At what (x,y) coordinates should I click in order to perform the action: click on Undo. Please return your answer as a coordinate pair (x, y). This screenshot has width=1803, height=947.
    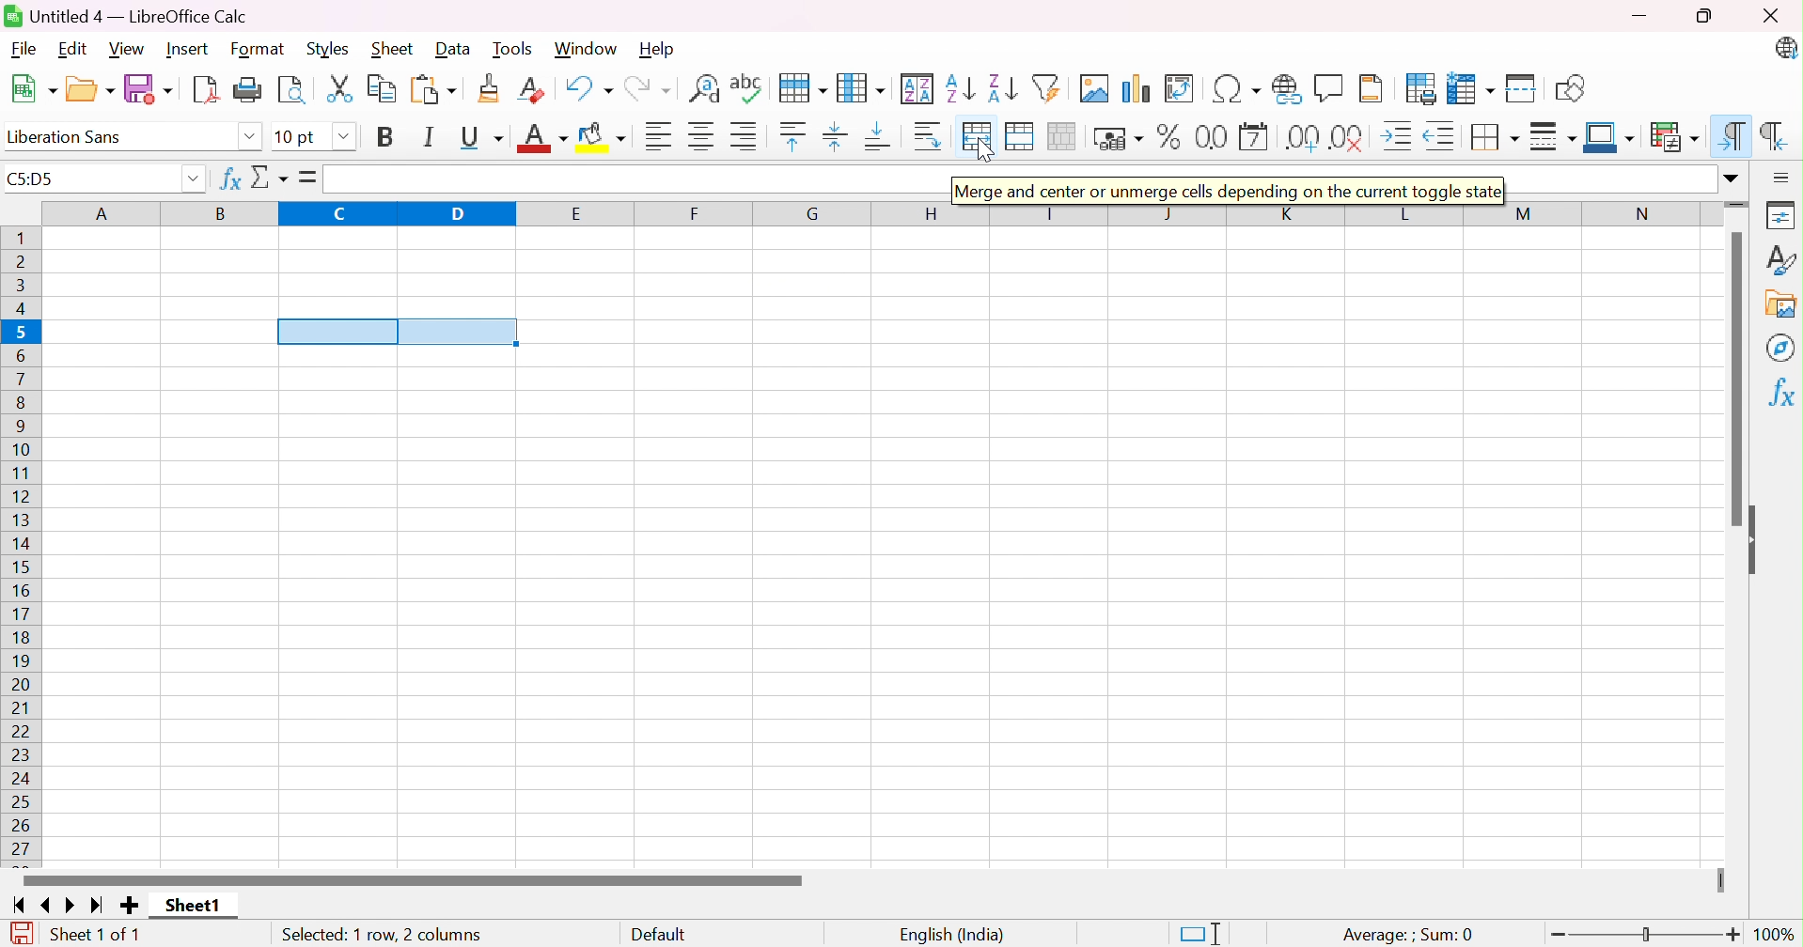
    Looking at the image, I should click on (588, 86).